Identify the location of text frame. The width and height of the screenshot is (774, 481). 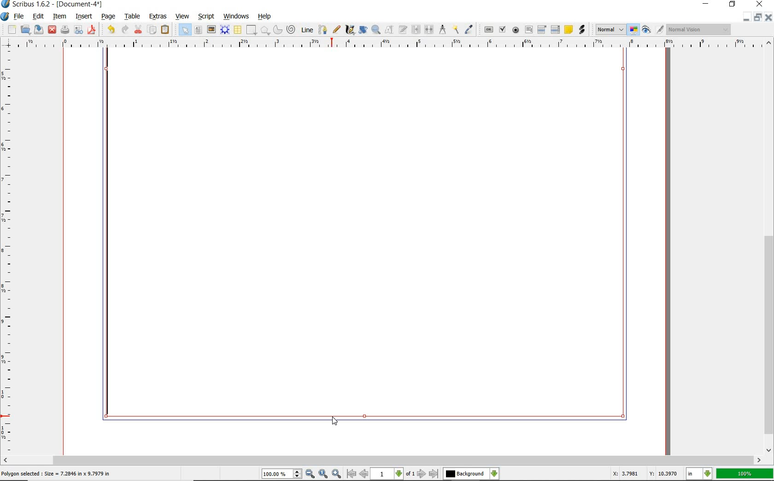
(199, 31).